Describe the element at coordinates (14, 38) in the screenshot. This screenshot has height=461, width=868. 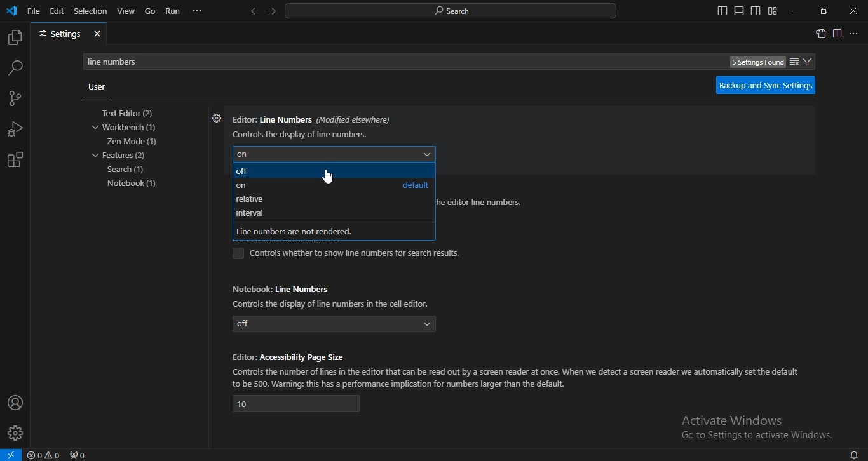
I see `explorer` at that location.